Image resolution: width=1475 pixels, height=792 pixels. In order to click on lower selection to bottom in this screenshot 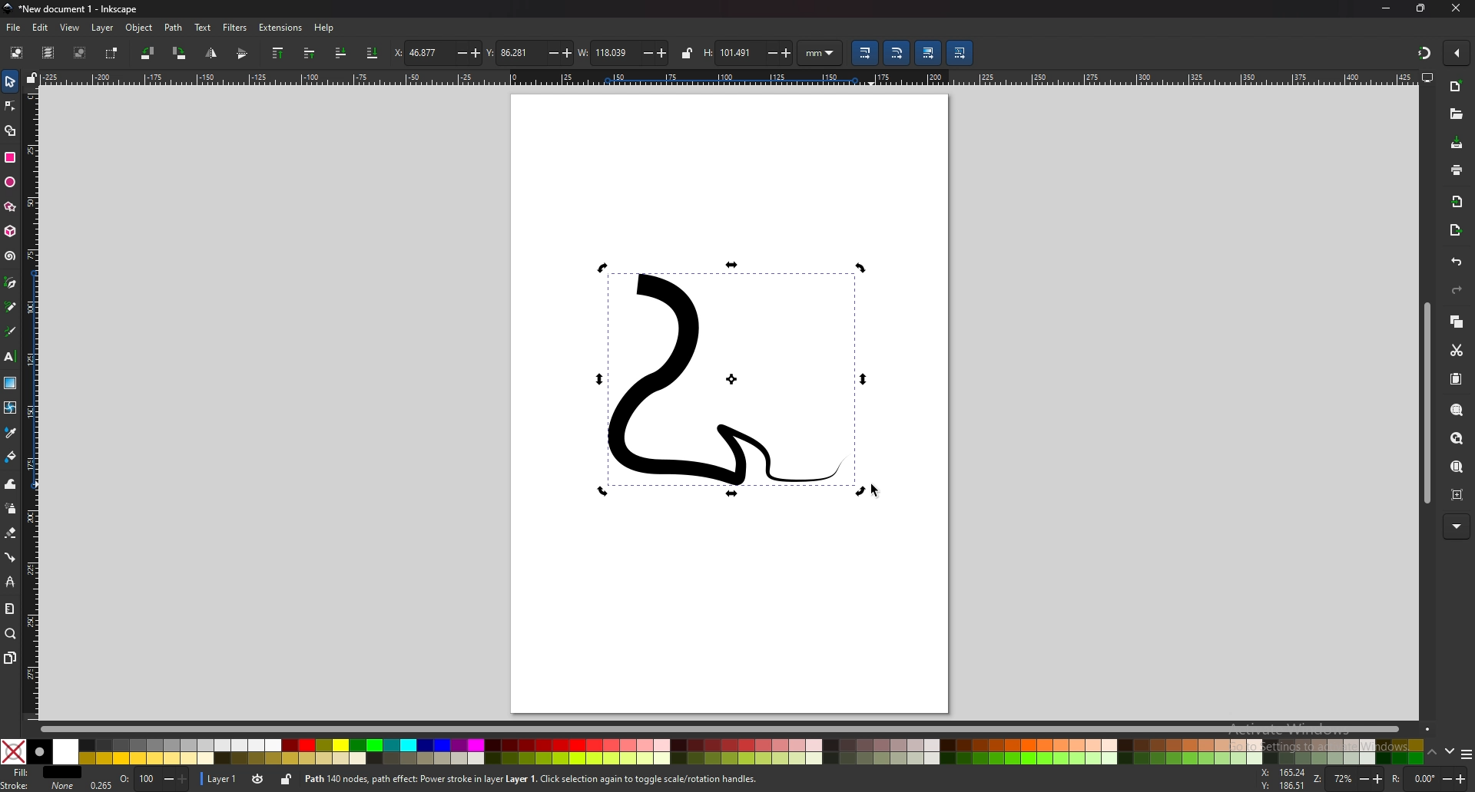, I will do `click(372, 53)`.